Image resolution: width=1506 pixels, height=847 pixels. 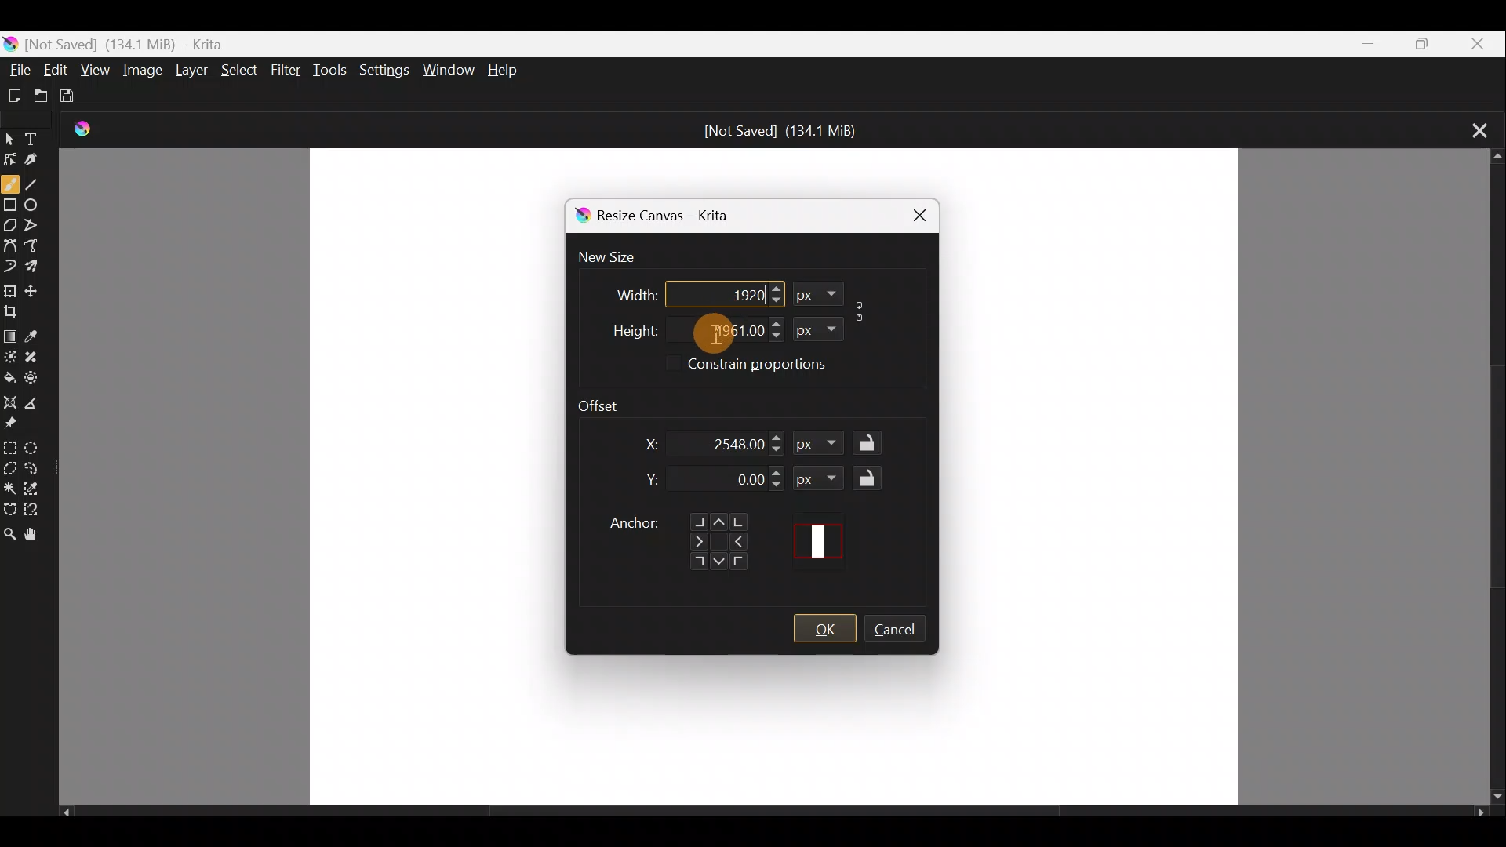 I want to click on Increase width, so click(x=776, y=287).